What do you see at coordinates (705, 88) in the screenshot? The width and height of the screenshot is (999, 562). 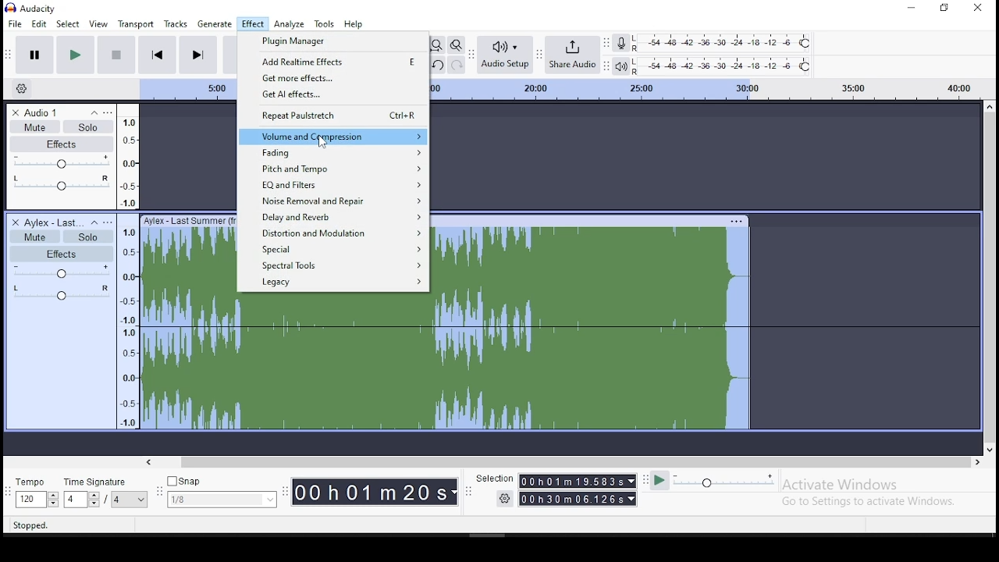 I see `track's timing` at bounding box center [705, 88].